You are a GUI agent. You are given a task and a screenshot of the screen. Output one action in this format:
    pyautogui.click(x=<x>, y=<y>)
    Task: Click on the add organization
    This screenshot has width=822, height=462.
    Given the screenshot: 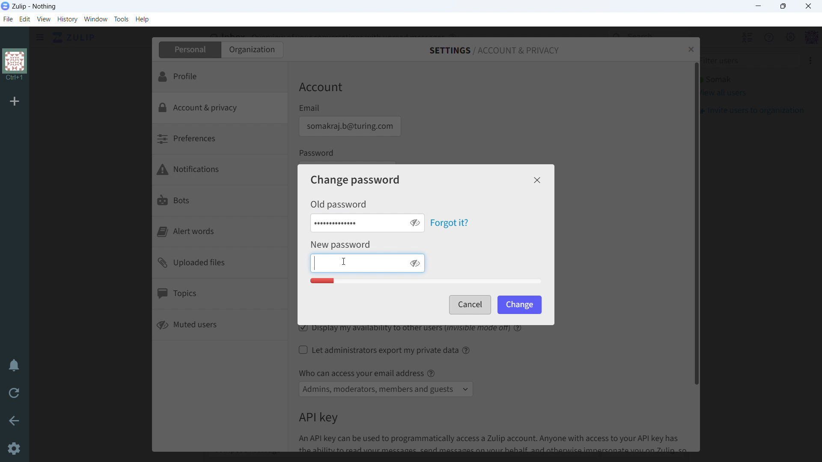 What is the action you would take?
    pyautogui.click(x=15, y=101)
    